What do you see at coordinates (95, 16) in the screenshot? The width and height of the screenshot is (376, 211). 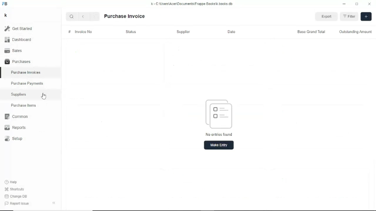 I see `Forward` at bounding box center [95, 16].